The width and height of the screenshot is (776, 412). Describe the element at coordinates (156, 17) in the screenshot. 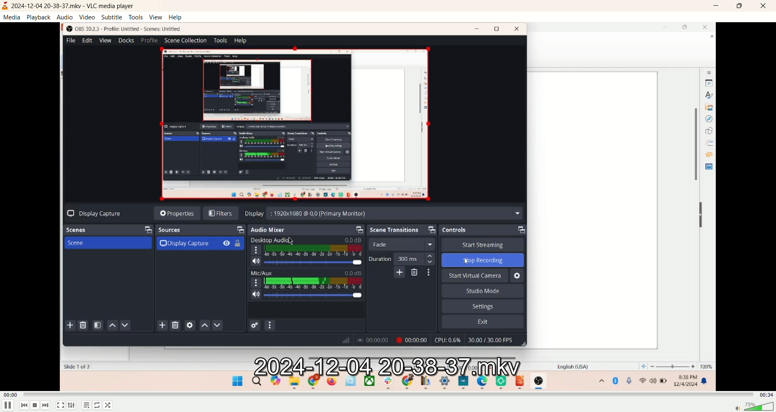

I see `view` at that location.